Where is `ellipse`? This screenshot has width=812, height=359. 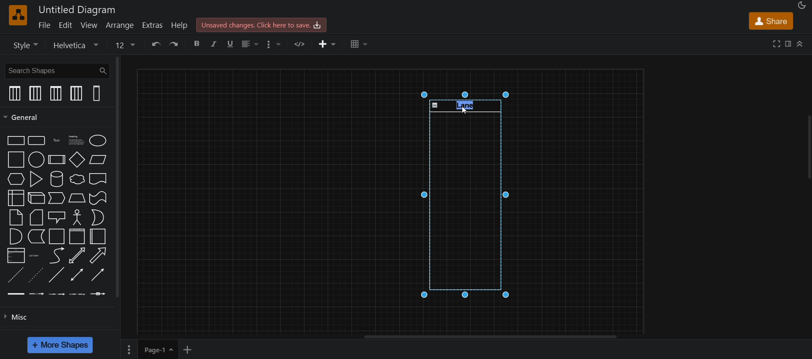 ellipse is located at coordinates (99, 140).